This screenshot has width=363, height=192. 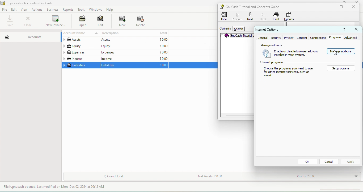 I want to click on gnu cash tutorial and concepts guide, so click(x=255, y=7).